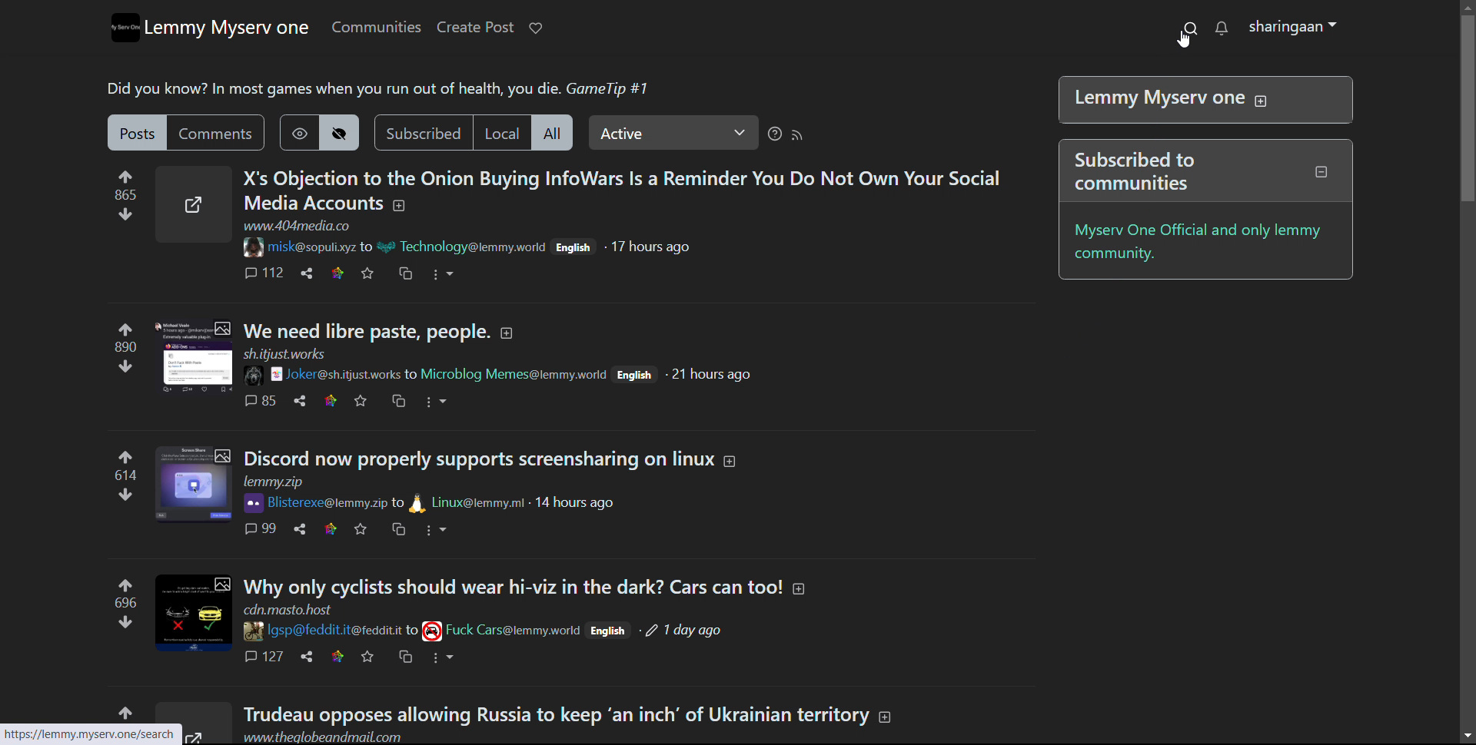  I want to click on Expand here, so click(207, 725).